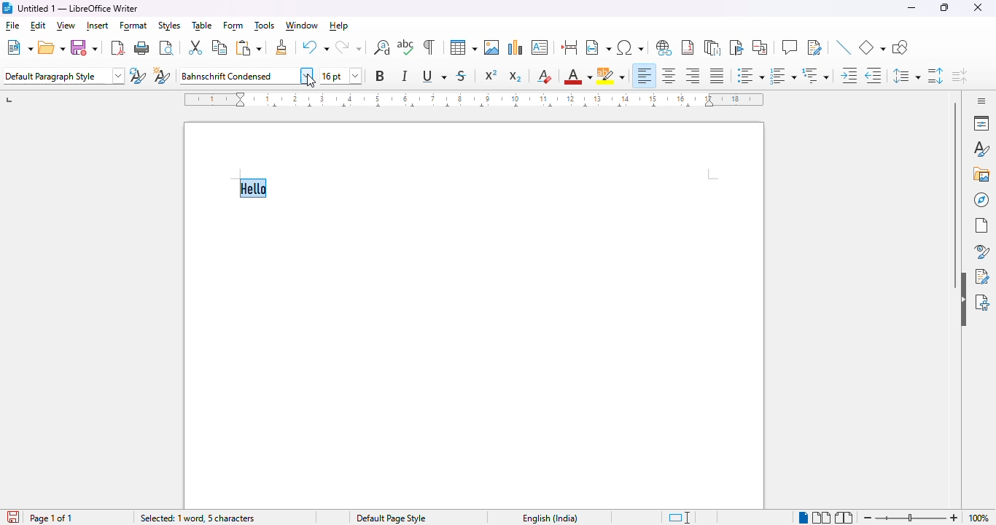  What do you see at coordinates (979, 101) in the screenshot?
I see `sidebar settings` at bounding box center [979, 101].